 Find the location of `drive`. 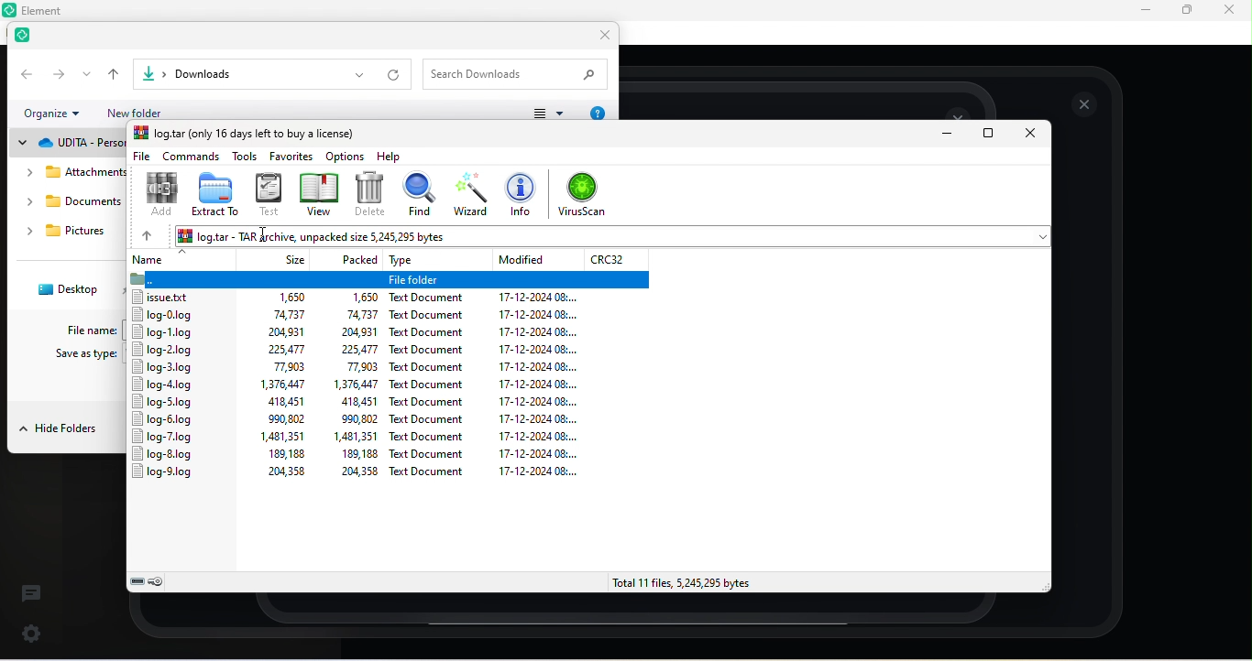

drive is located at coordinates (137, 579).